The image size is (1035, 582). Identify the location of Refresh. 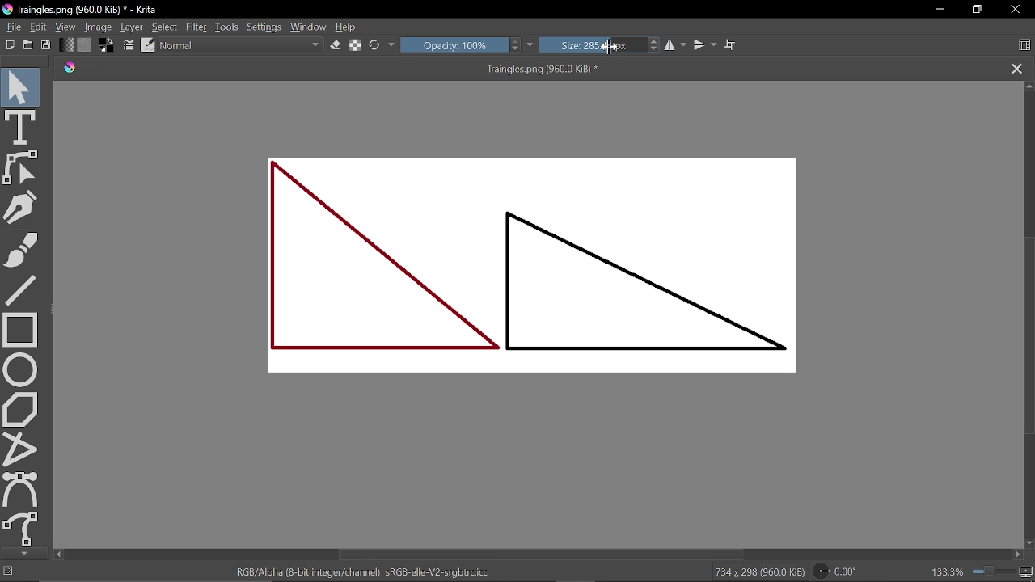
(382, 44).